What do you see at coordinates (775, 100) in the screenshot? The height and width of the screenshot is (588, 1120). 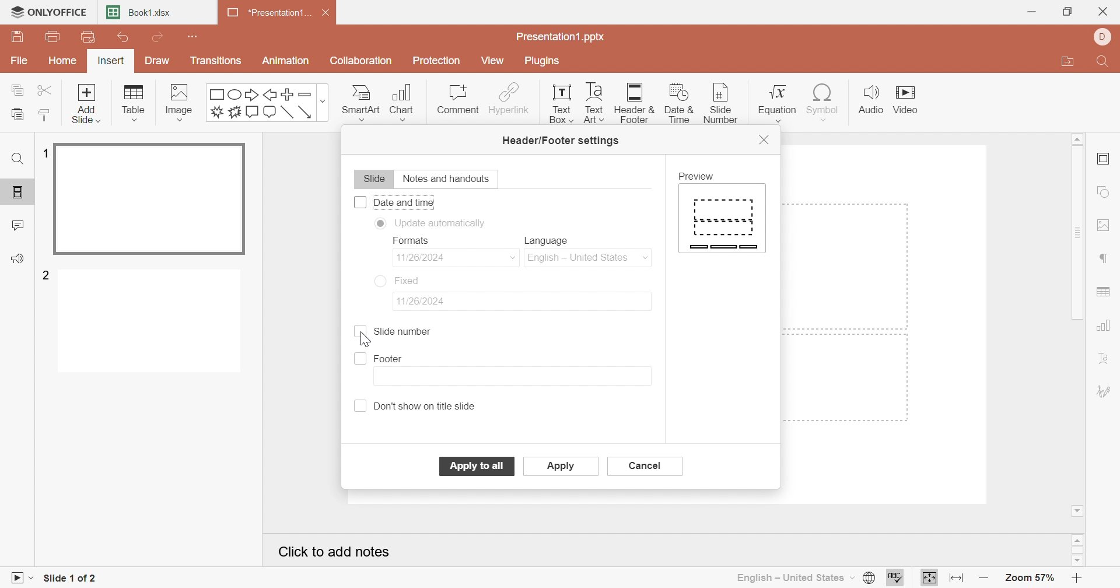 I see `Equation` at bounding box center [775, 100].